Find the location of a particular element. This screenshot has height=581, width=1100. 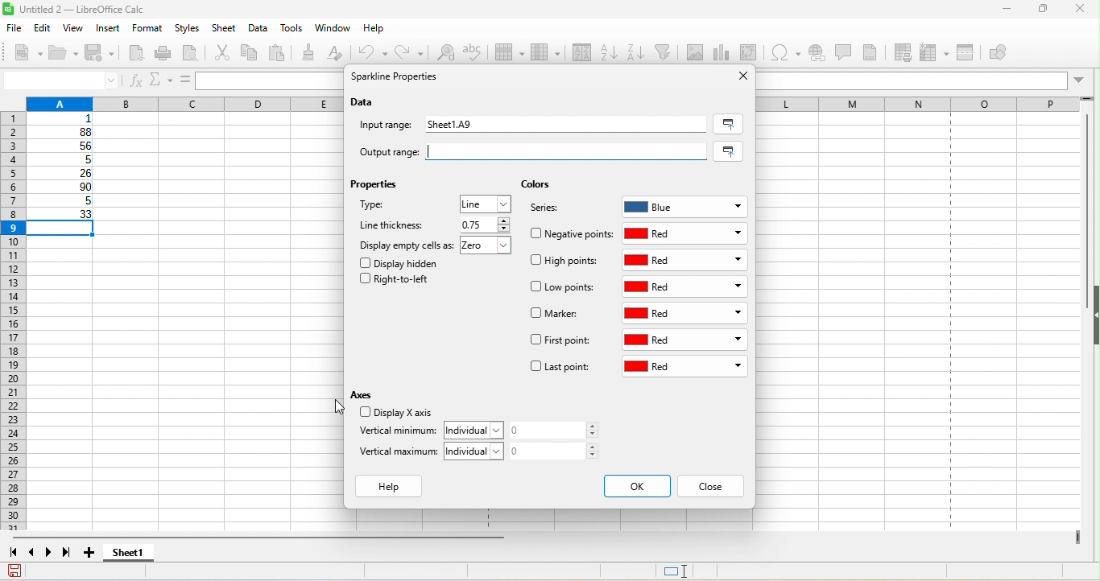

close is located at coordinates (711, 487).